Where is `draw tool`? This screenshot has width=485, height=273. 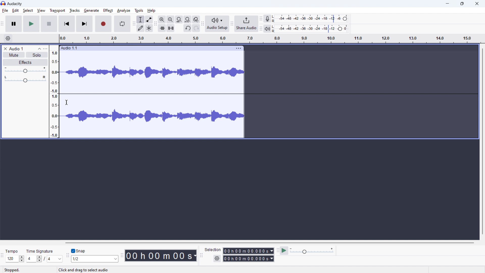 draw tool is located at coordinates (141, 28).